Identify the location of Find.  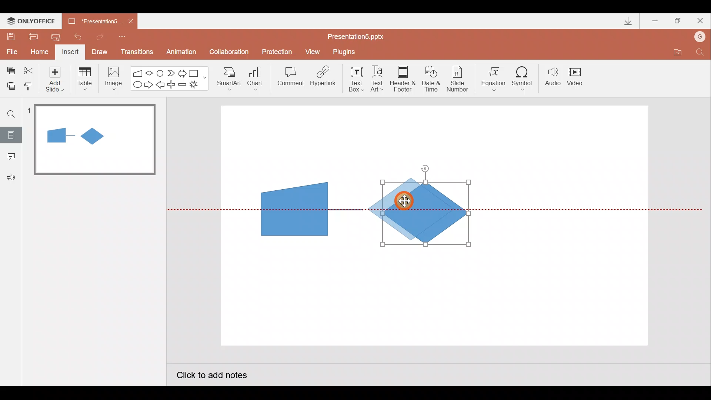
(11, 114).